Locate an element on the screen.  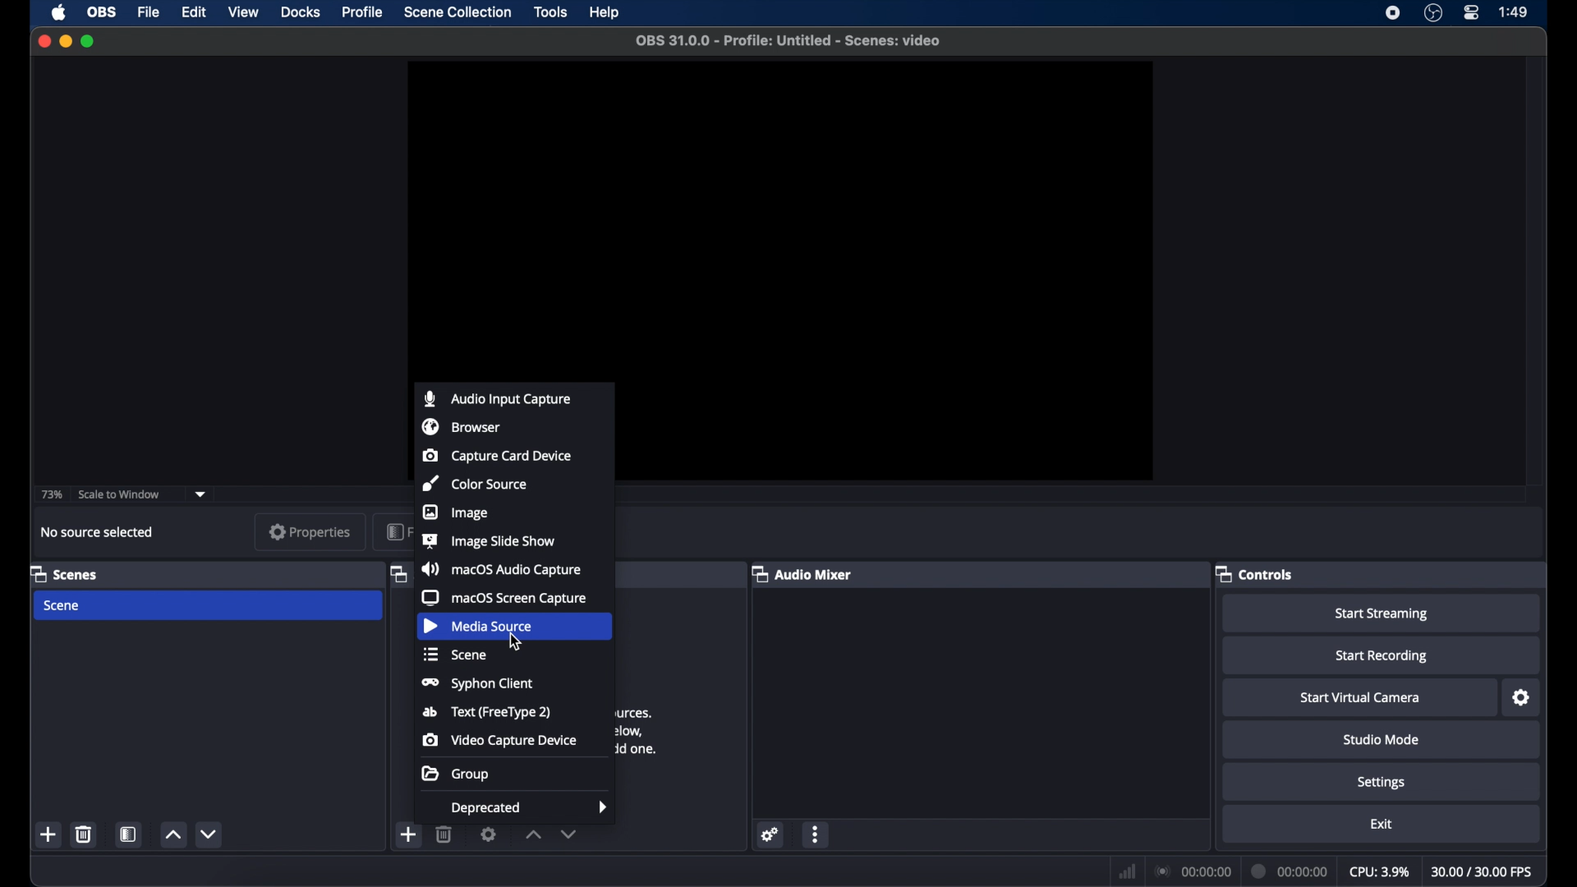
properties is located at coordinates (310, 531).